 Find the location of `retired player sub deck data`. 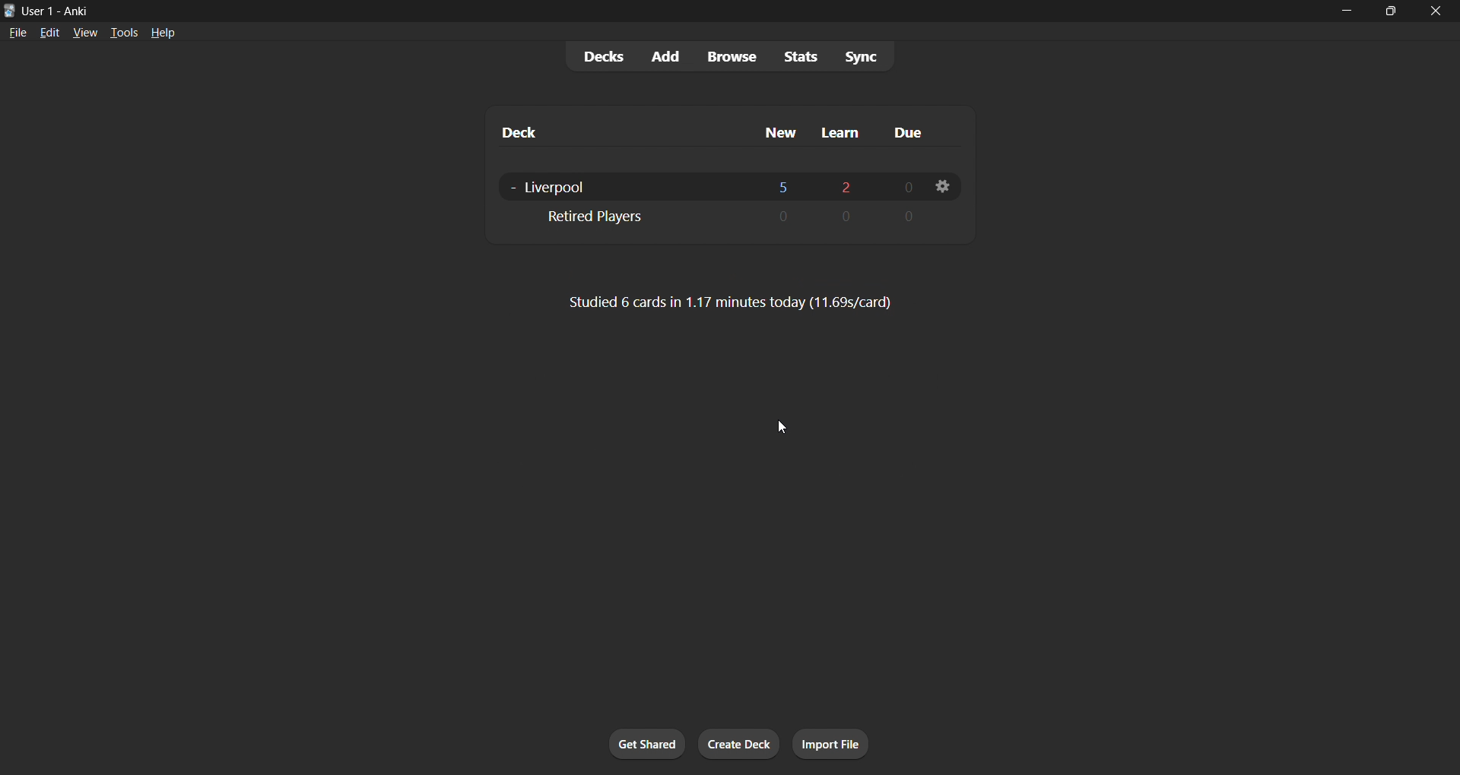

retired player sub deck data is located at coordinates (735, 217).